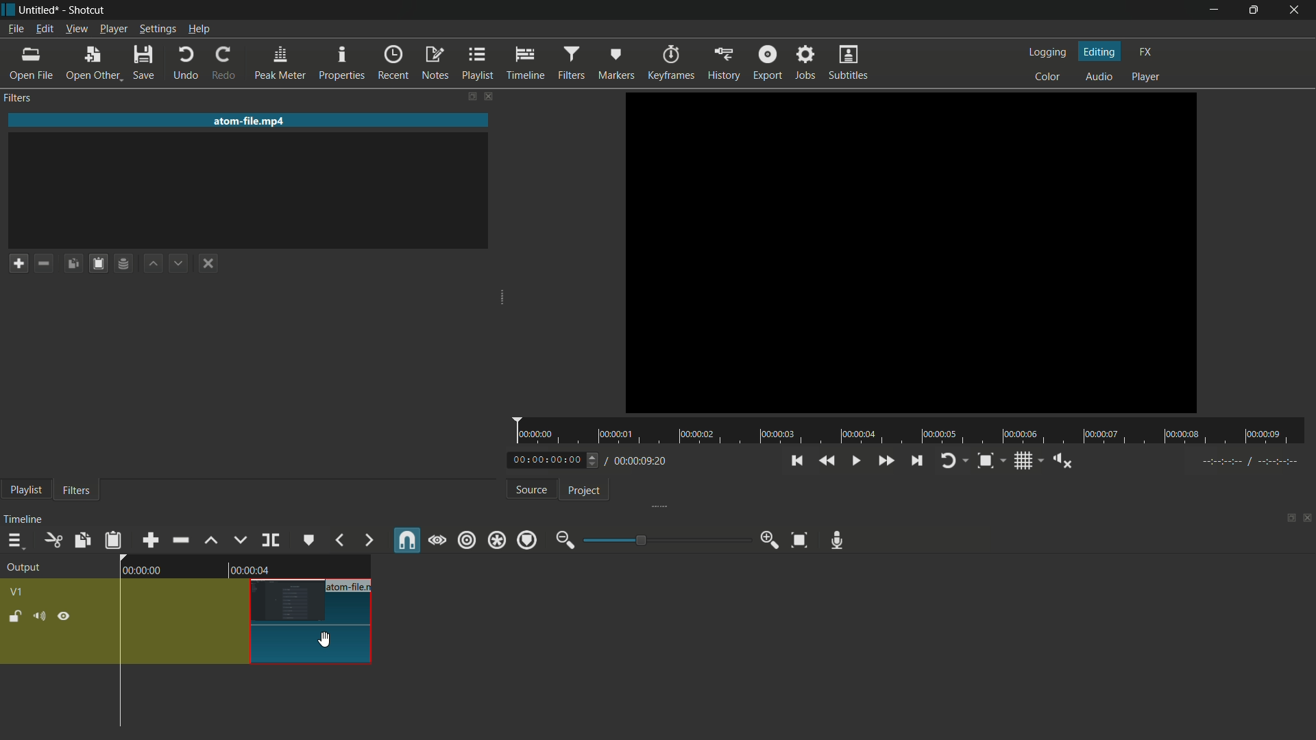 This screenshot has height=740, width=1316. Describe the element at coordinates (15, 29) in the screenshot. I see `file menu` at that location.